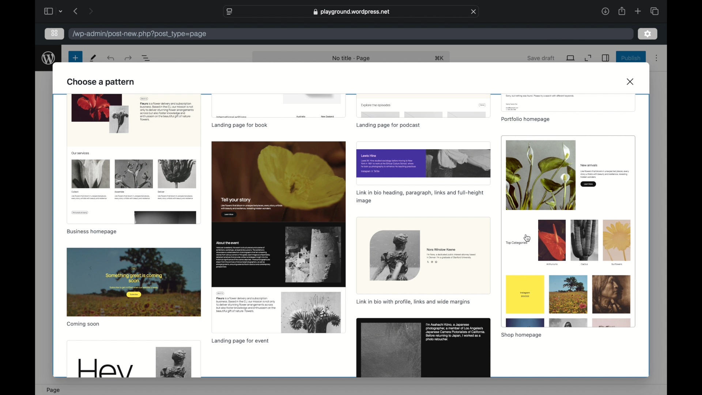 The width and height of the screenshot is (702, 395). Describe the element at coordinates (54, 33) in the screenshot. I see `grid` at that location.